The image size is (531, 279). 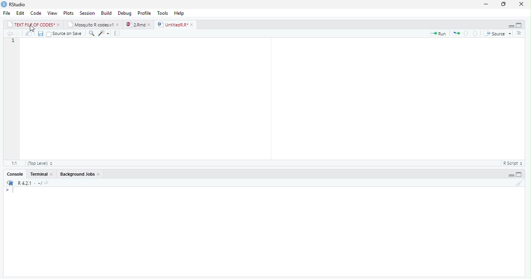 I want to click on Console, so click(x=16, y=174).